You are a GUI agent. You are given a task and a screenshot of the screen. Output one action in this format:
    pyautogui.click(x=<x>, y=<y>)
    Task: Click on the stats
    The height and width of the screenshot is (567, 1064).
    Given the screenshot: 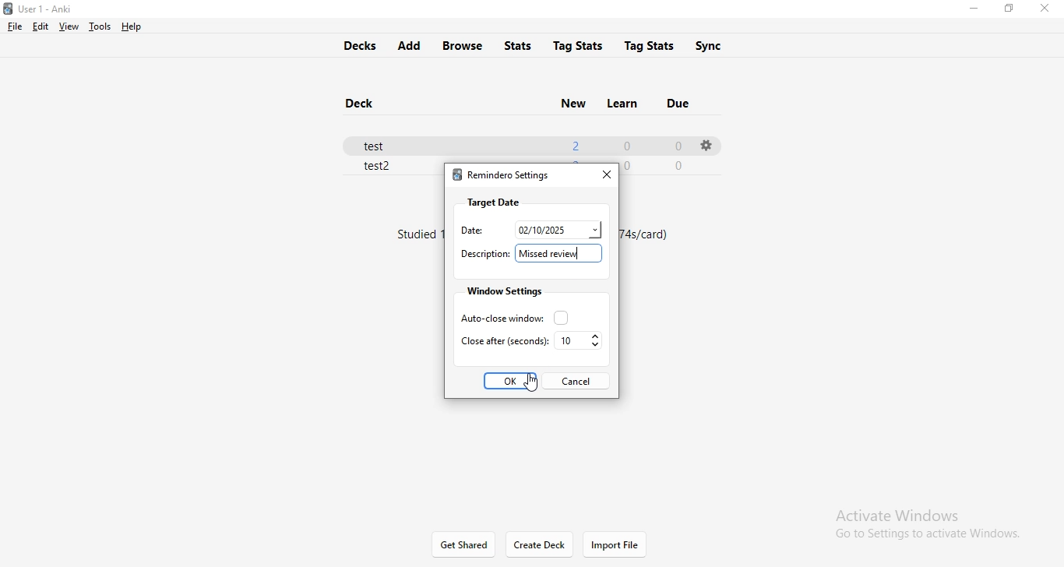 What is the action you would take?
    pyautogui.click(x=521, y=44)
    